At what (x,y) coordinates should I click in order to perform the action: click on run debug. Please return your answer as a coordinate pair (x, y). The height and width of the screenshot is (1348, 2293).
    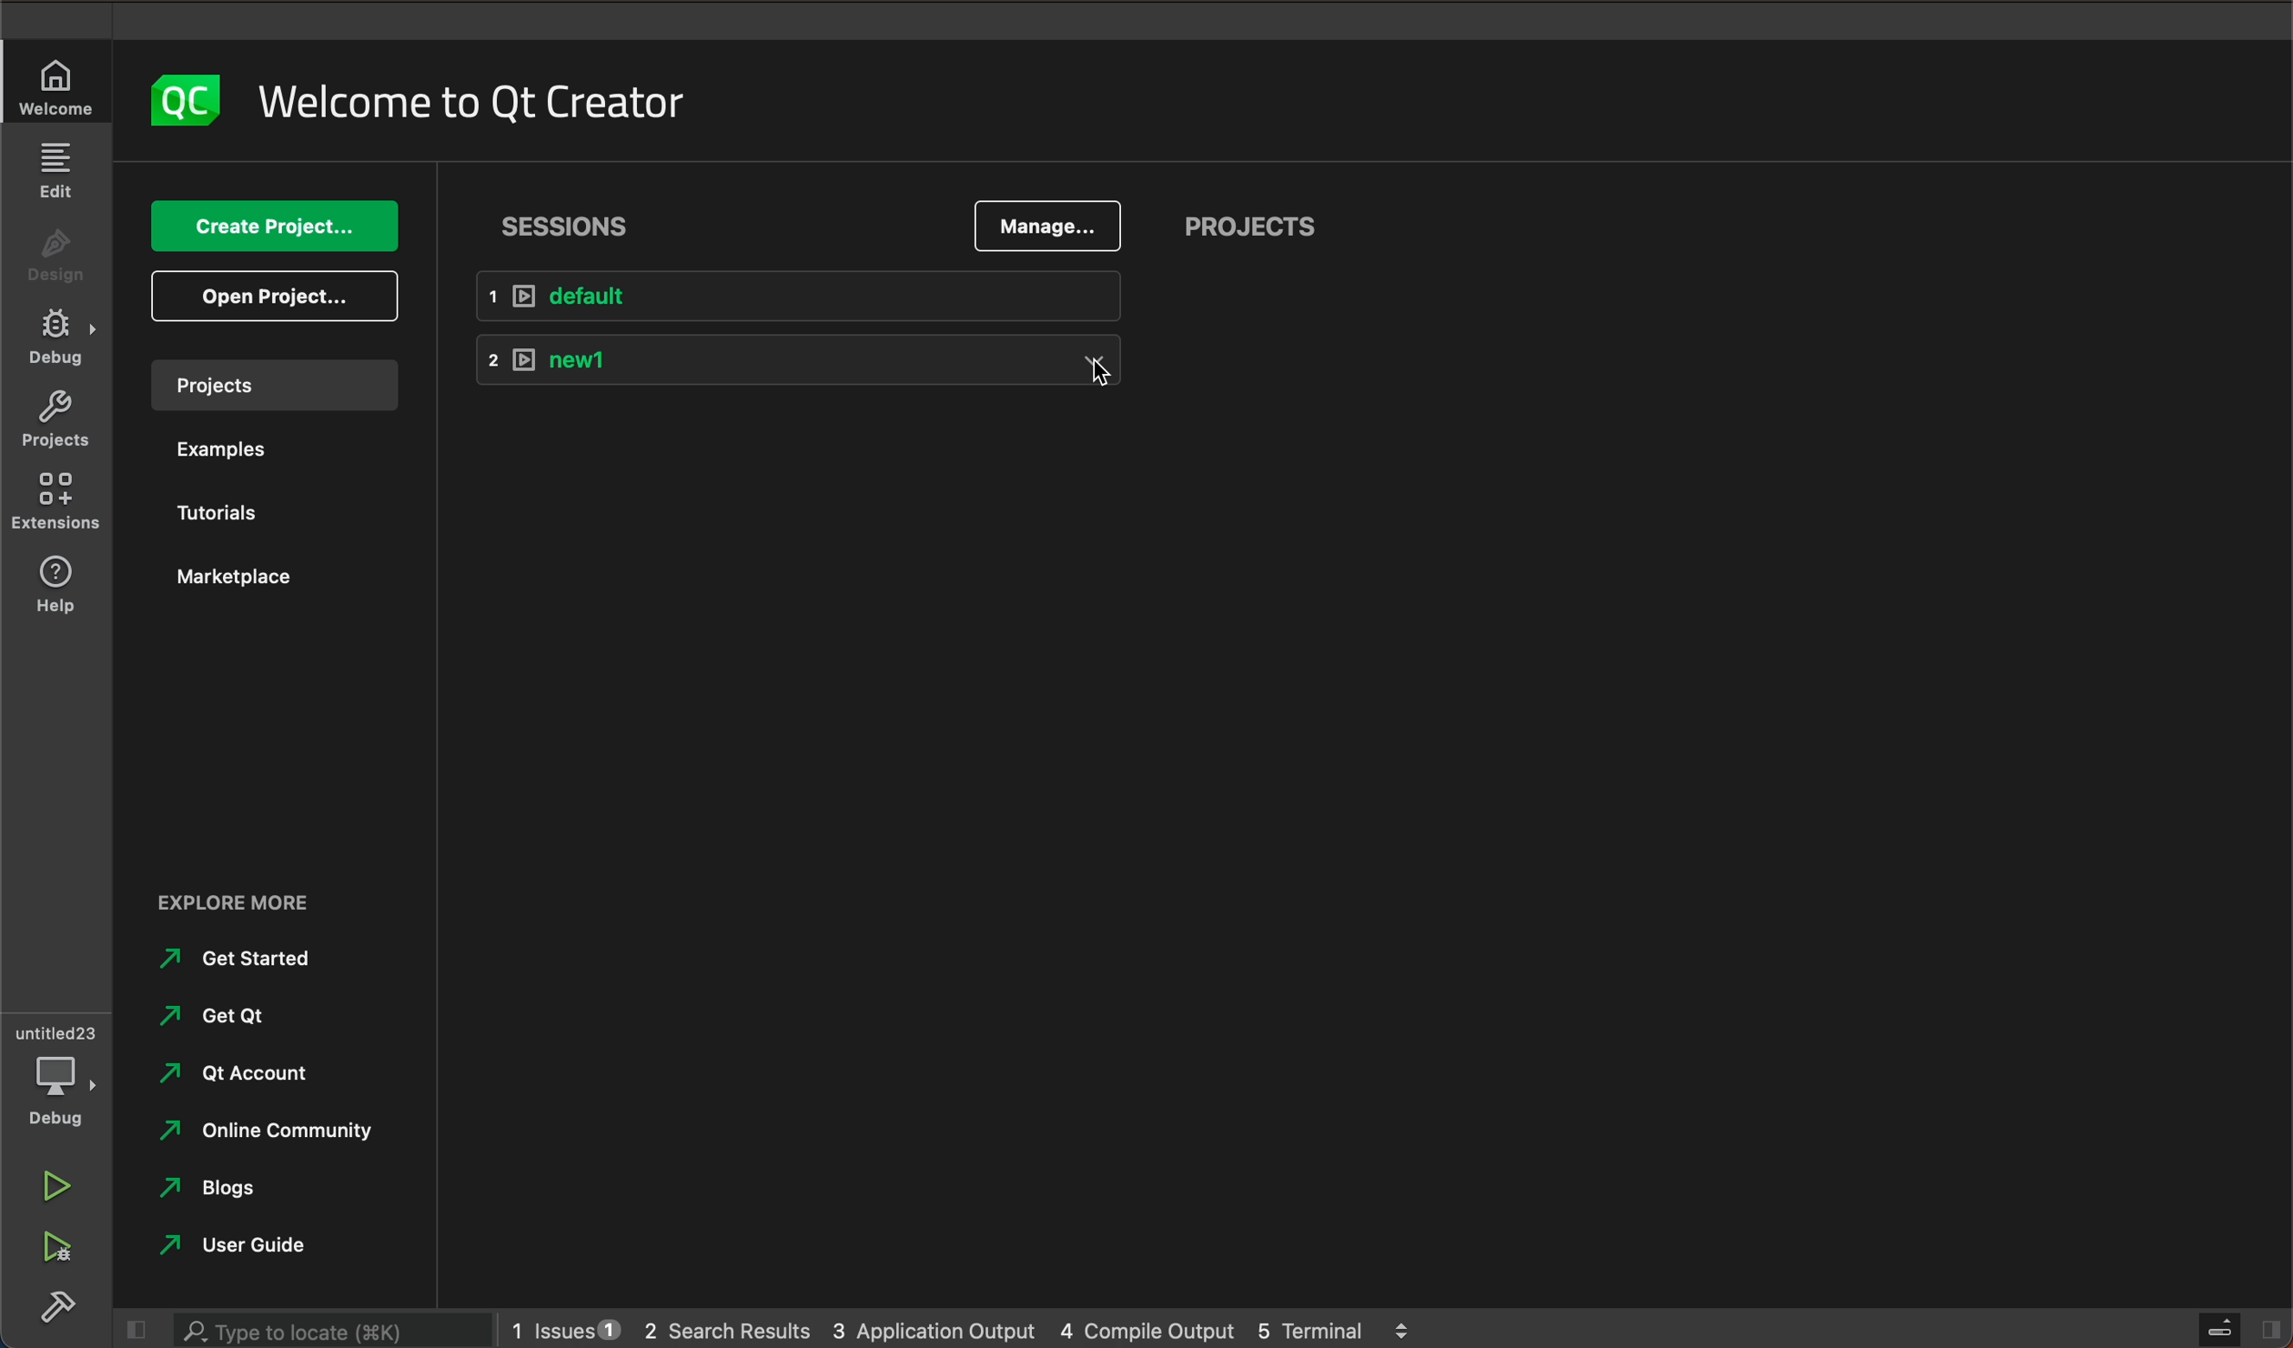
    Looking at the image, I should click on (51, 1248).